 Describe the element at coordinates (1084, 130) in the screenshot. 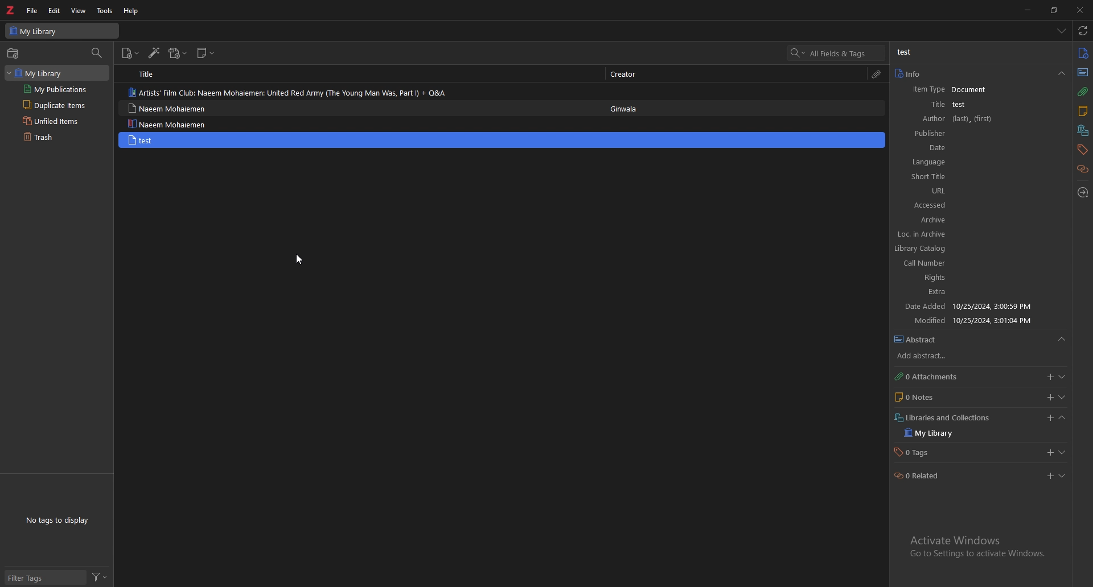

I see `libraries and collections` at that location.